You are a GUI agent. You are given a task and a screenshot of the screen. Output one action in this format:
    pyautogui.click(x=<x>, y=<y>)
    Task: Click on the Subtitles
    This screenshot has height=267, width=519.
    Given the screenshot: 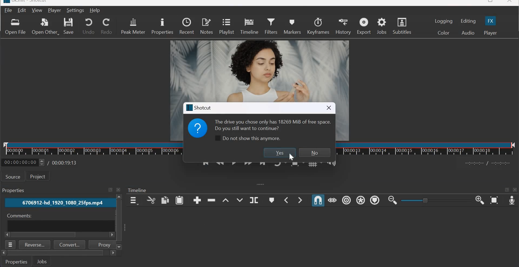 What is the action you would take?
    pyautogui.click(x=402, y=25)
    